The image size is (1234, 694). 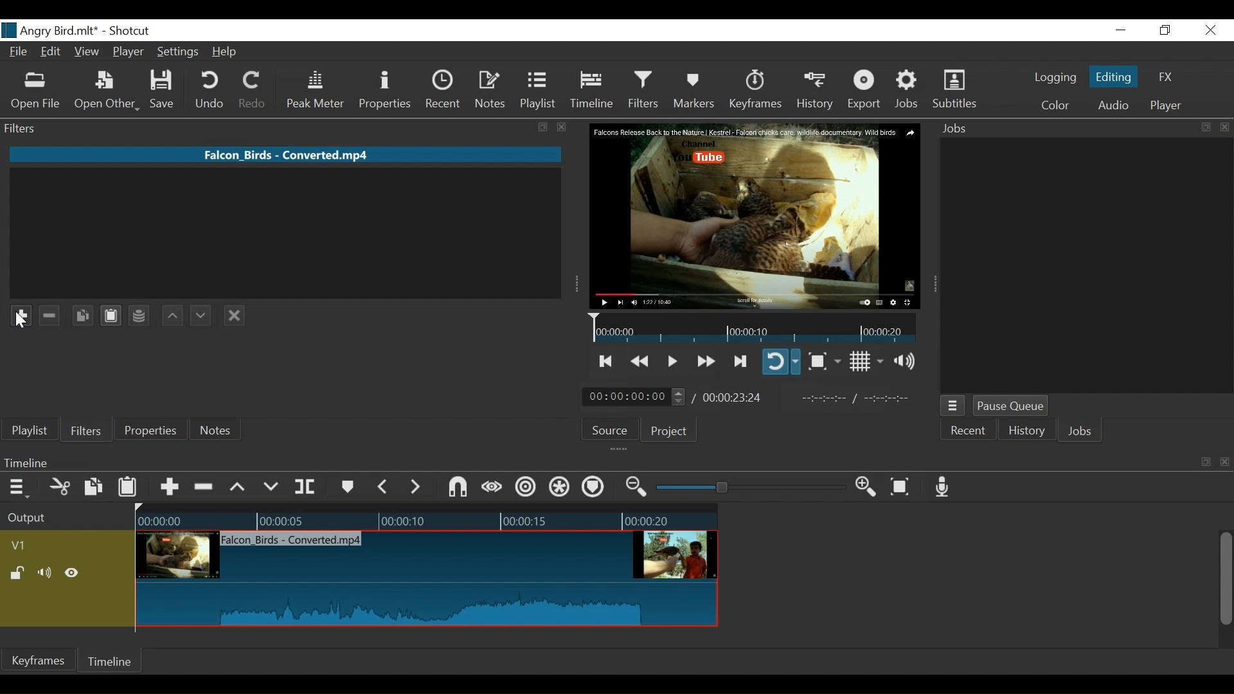 What do you see at coordinates (56, 546) in the screenshot?
I see `Video Track Name` at bounding box center [56, 546].